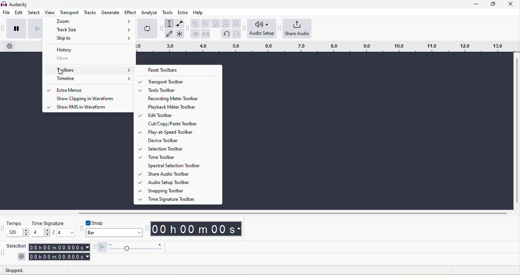 The image size is (520, 275). I want to click on Device toolbar, so click(183, 141).